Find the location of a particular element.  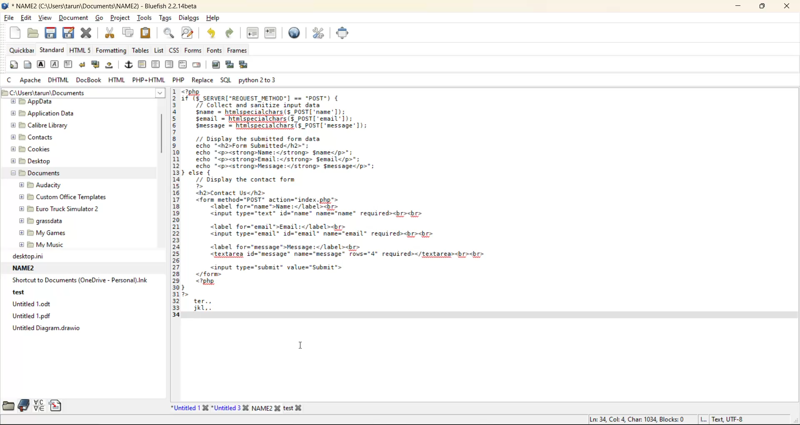

center is located at coordinates (157, 66).